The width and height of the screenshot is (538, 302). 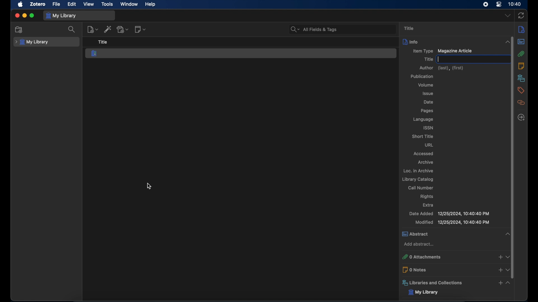 I want to click on library catalog, so click(x=417, y=179).